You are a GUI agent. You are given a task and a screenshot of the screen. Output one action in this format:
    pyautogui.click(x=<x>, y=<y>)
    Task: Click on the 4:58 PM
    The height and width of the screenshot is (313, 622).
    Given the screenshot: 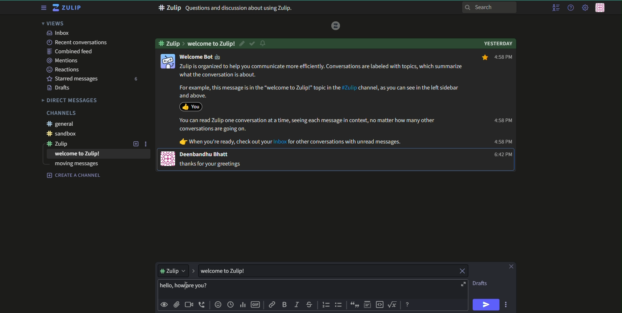 What is the action you would take?
    pyautogui.click(x=502, y=120)
    